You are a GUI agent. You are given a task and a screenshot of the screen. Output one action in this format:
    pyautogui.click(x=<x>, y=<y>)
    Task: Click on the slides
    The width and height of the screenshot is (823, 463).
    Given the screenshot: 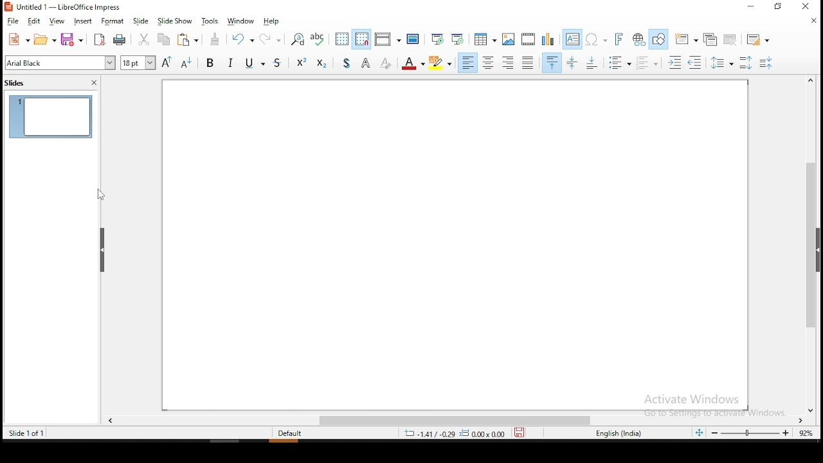 What is the action you would take?
    pyautogui.click(x=18, y=86)
    